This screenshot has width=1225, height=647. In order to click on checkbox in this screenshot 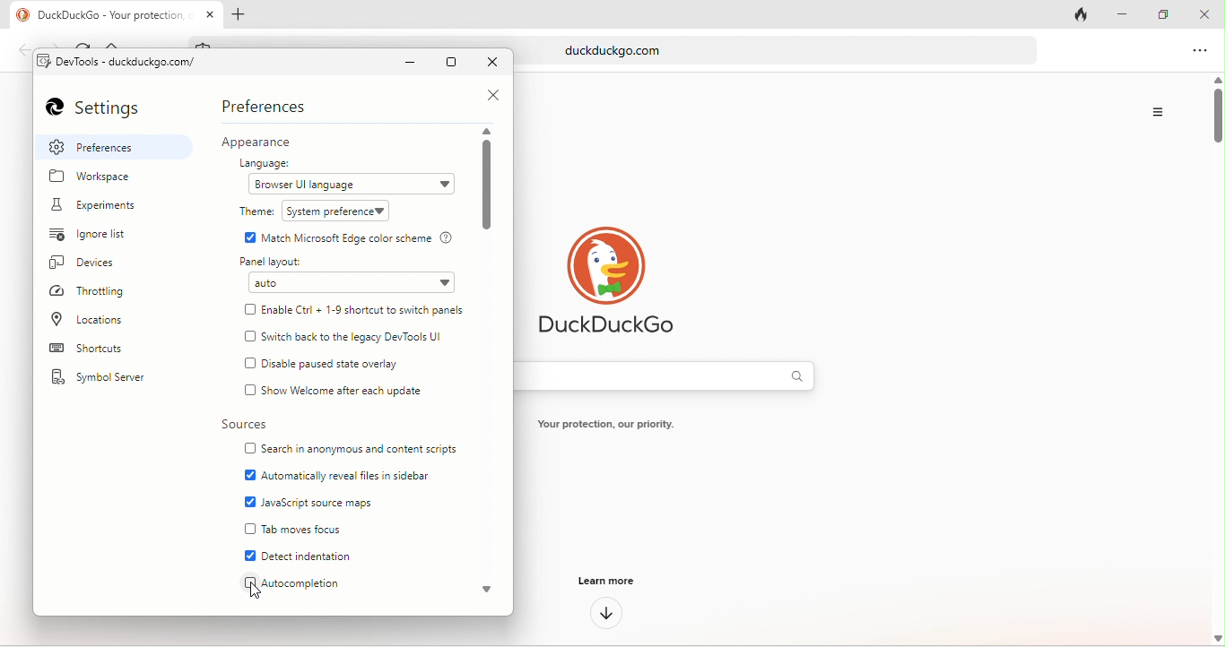, I will do `click(250, 529)`.